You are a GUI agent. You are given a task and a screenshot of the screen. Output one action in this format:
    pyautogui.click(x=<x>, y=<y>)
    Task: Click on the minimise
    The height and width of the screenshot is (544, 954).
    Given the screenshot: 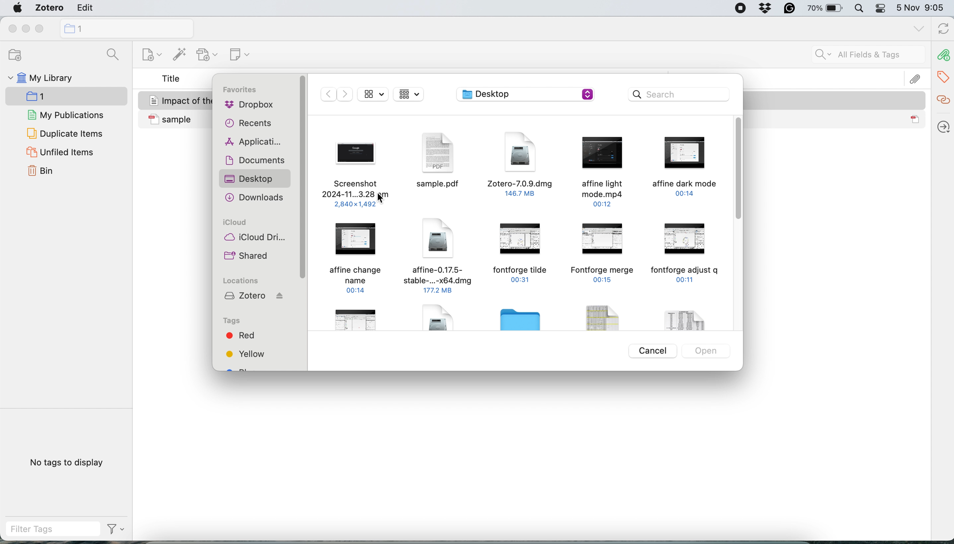 What is the action you would take?
    pyautogui.click(x=26, y=29)
    